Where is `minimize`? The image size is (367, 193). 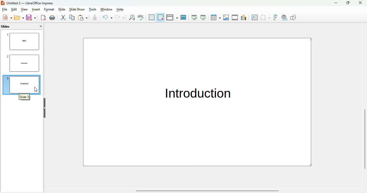 minimize is located at coordinates (336, 3).